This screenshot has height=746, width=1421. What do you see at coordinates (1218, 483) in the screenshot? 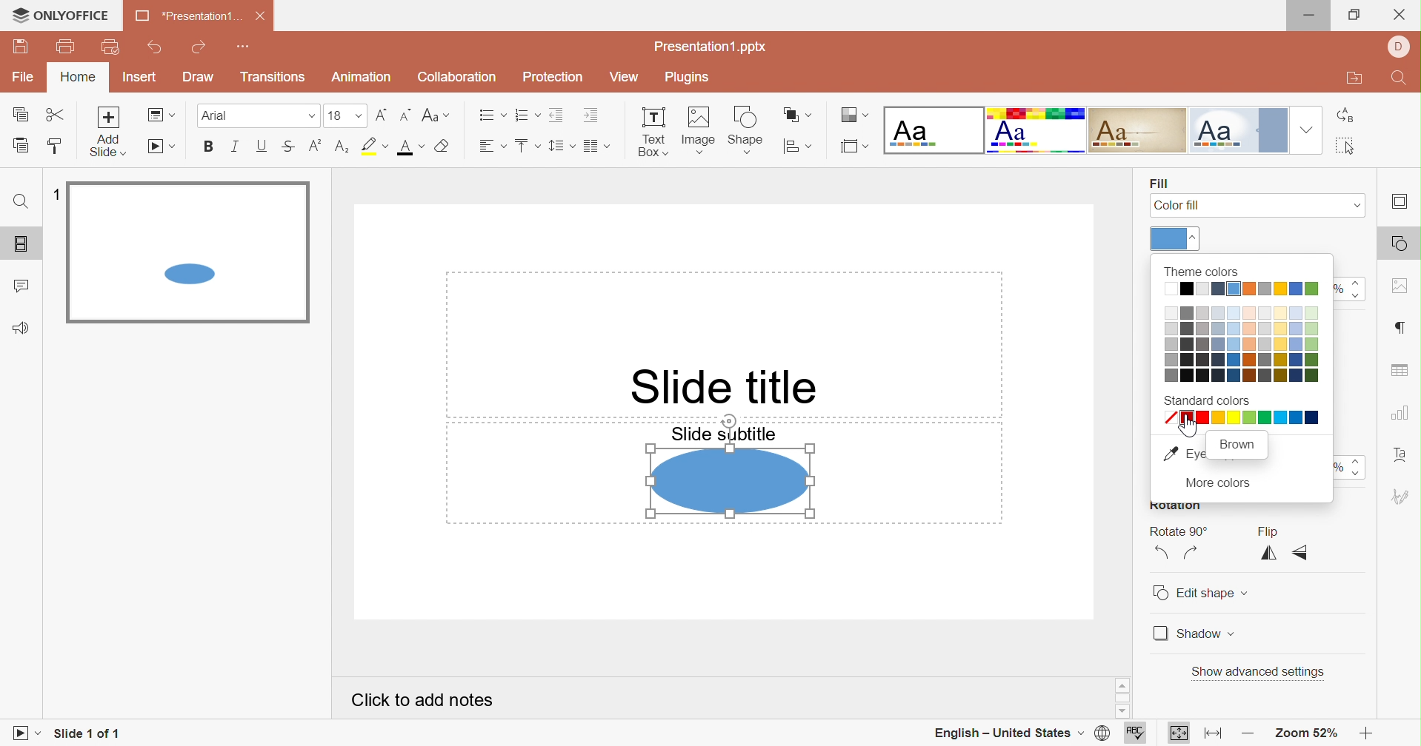
I see `More colors` at bounding box center [1218, 483].